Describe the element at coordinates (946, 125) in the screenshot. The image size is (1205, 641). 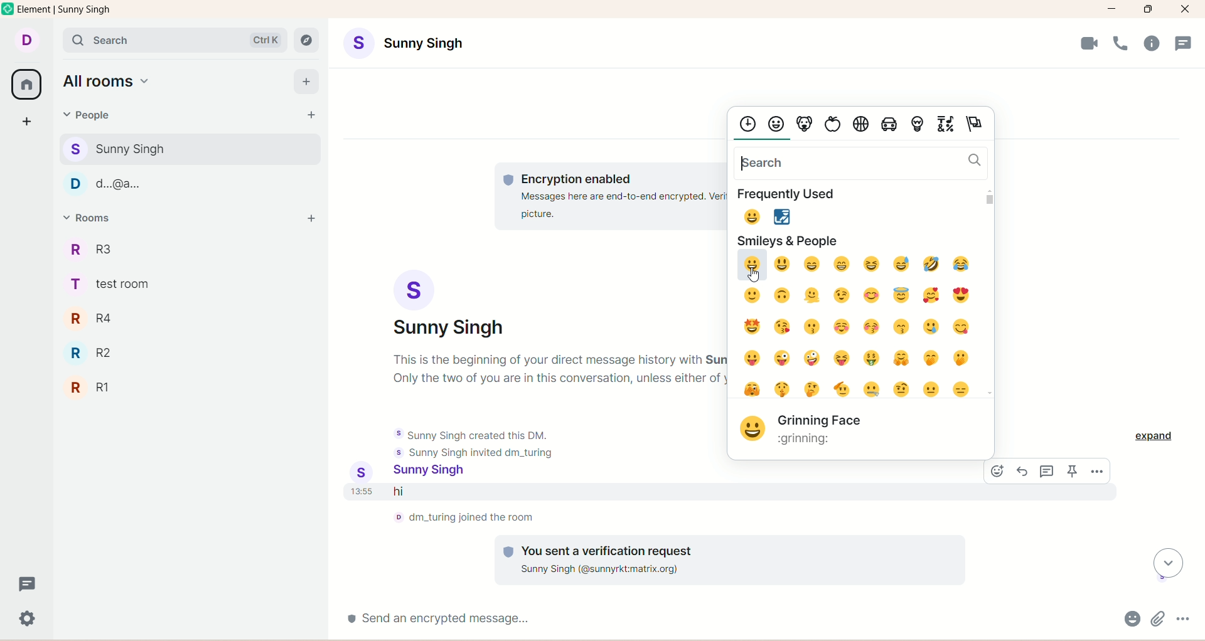
I see `Symbols` at that location.